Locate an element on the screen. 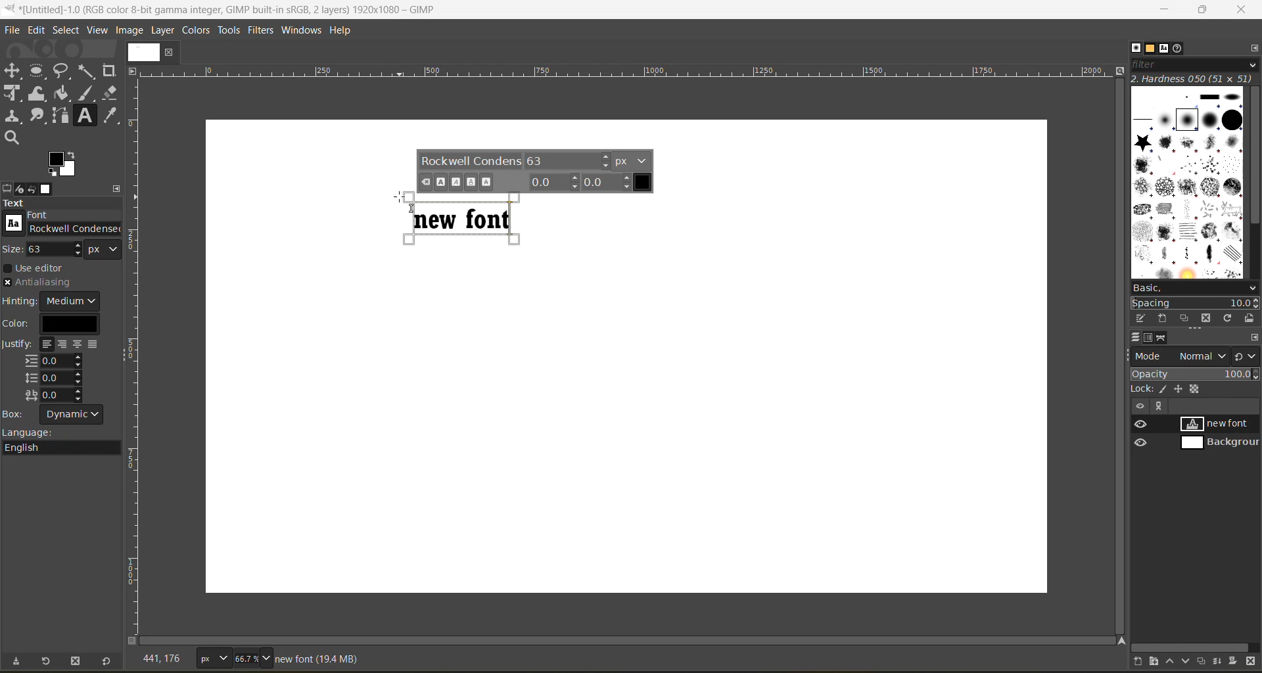 The width and height of the screenshot is (1262, 673). text  is located at coordinates (467, 218).